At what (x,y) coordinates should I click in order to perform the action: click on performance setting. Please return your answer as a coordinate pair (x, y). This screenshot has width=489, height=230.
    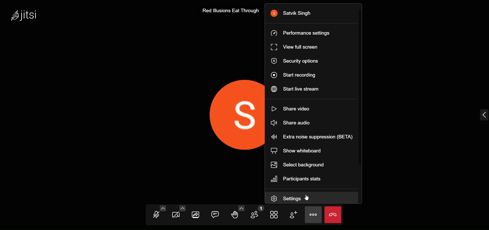
    Looking at the image, I should click on (303, 33).